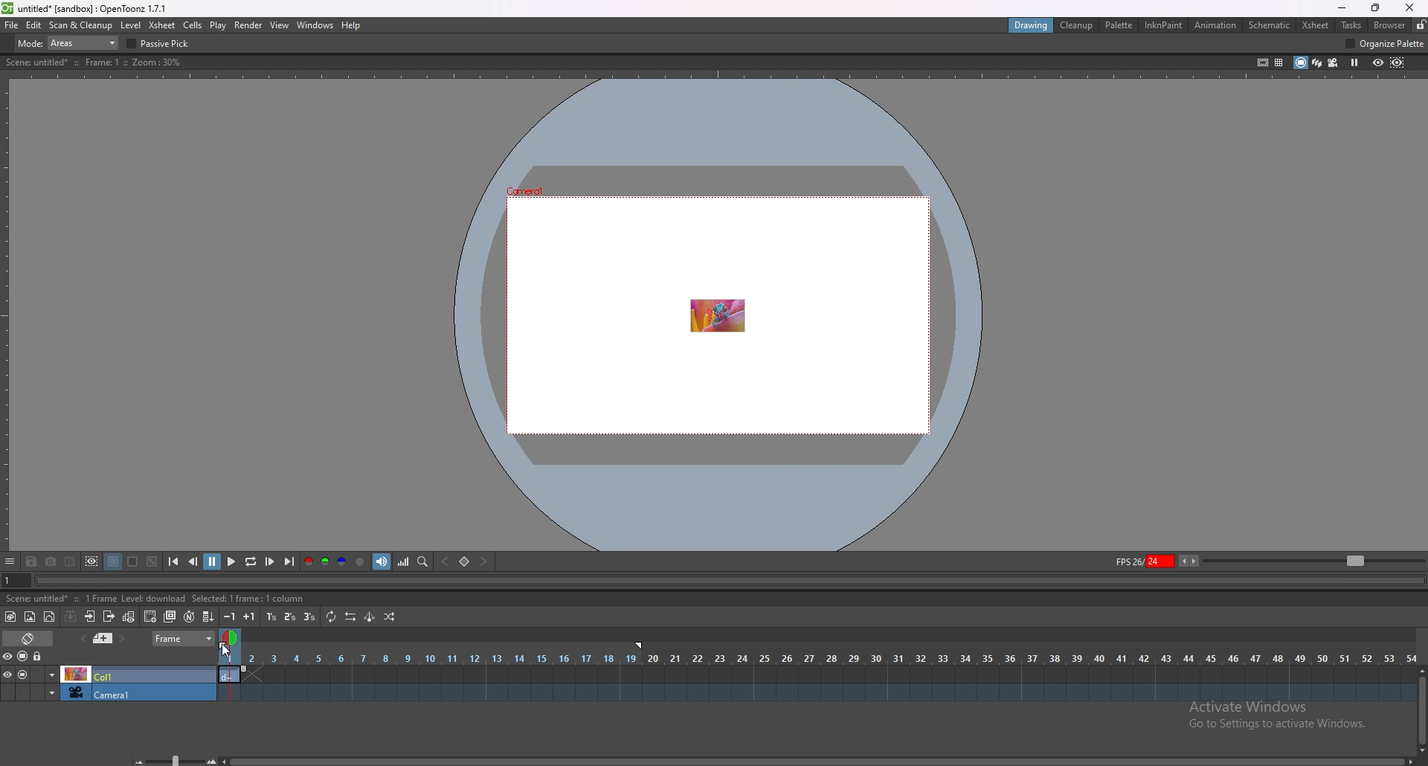 The image size is (1428, 766). Describe the element at coordinates (271, 561) in the screenshot. I see `next frame` at that location.